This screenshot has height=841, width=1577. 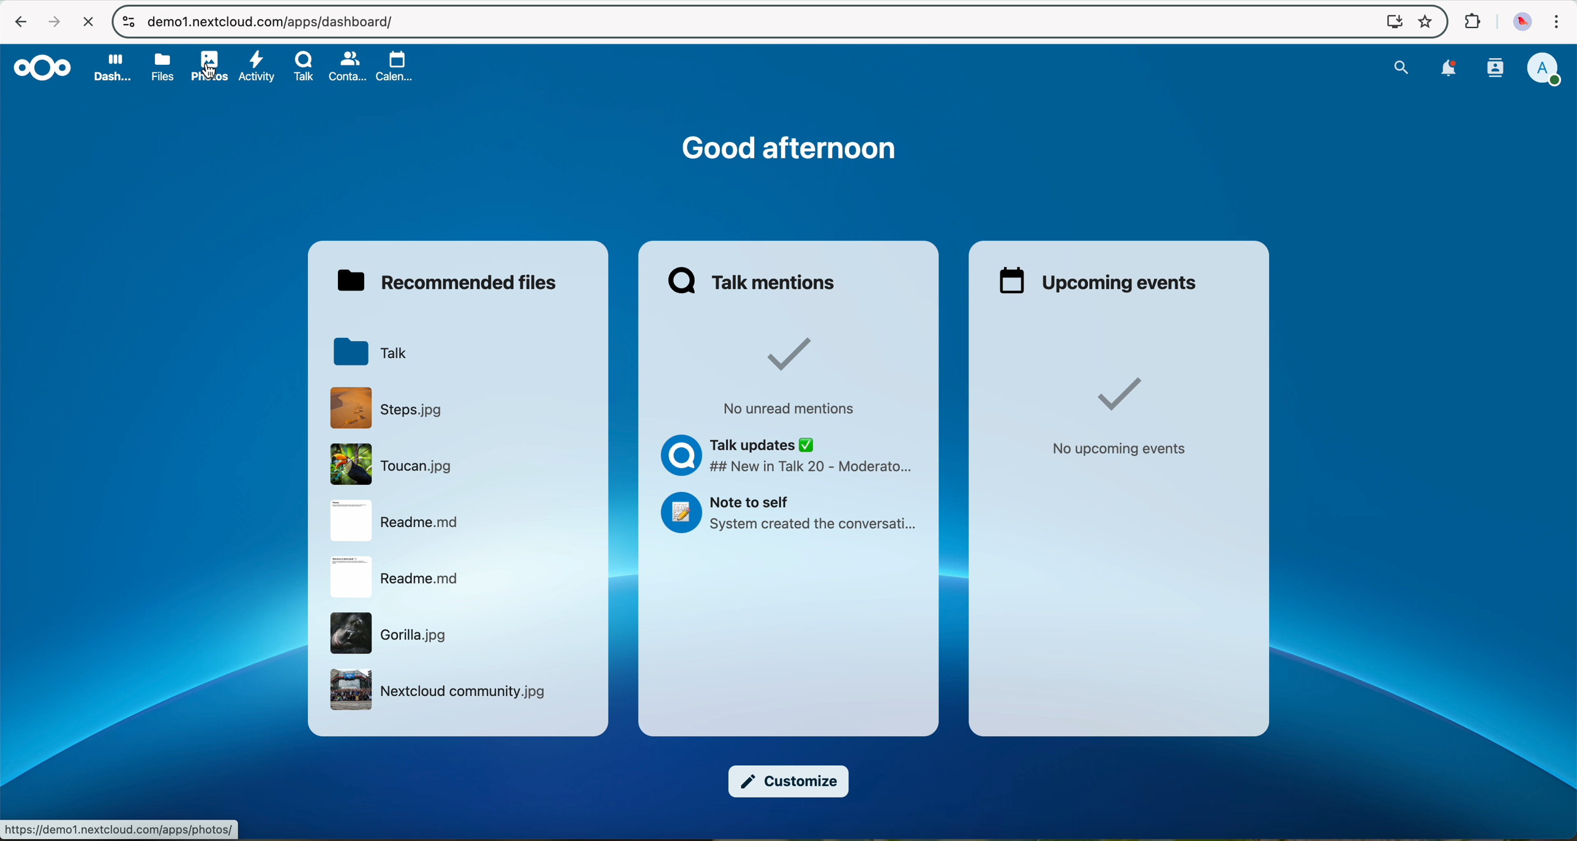 What do you see at coordinates (394, 65) in the screenshot?
I see `calendar` at bounding box center [394, 65].